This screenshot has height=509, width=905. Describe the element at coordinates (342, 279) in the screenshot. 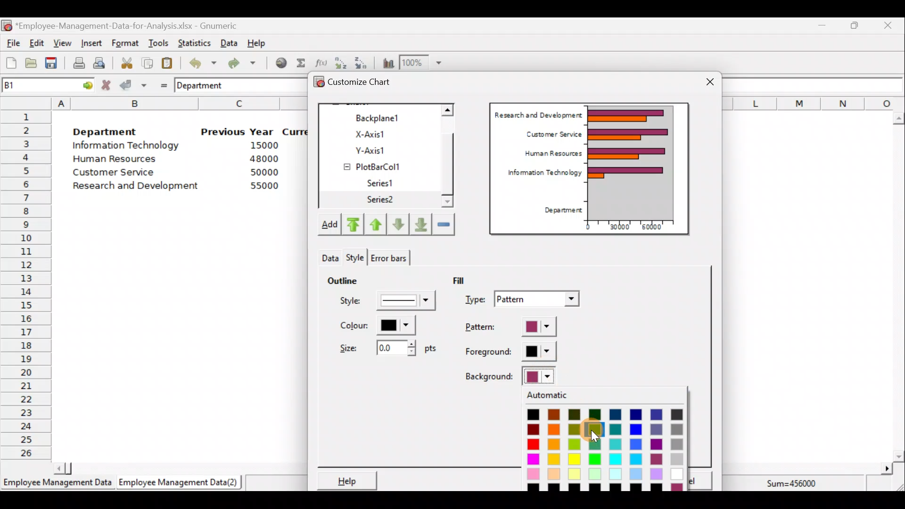

I see `Outline` at that location.